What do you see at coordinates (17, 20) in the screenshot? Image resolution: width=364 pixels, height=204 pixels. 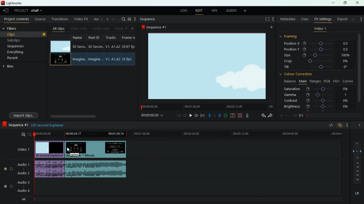 I see `project content` at bounding box center [17, 20].